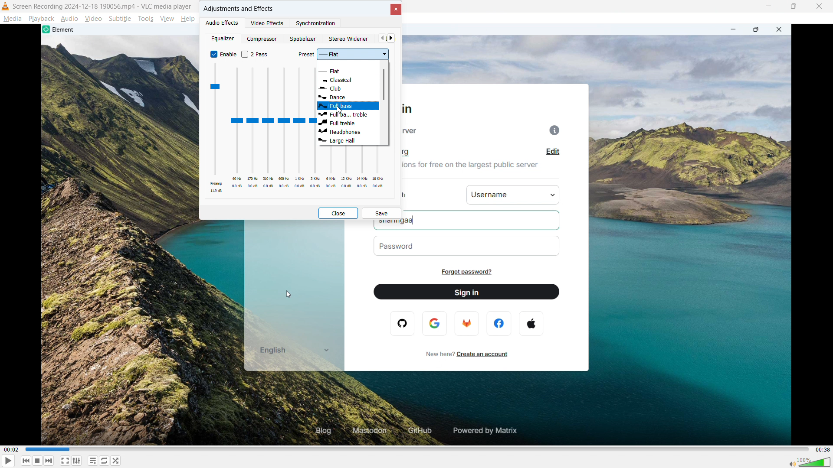 This screenshot has width=833, height=468. Describe the element at coordinates (417, 333) in the screenshot. I see `Video Playback` at that location.